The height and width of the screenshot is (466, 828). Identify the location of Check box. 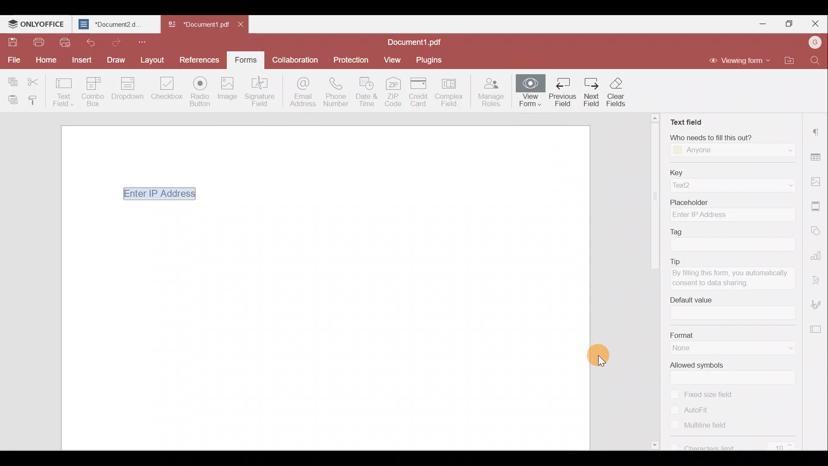
(167, 93).